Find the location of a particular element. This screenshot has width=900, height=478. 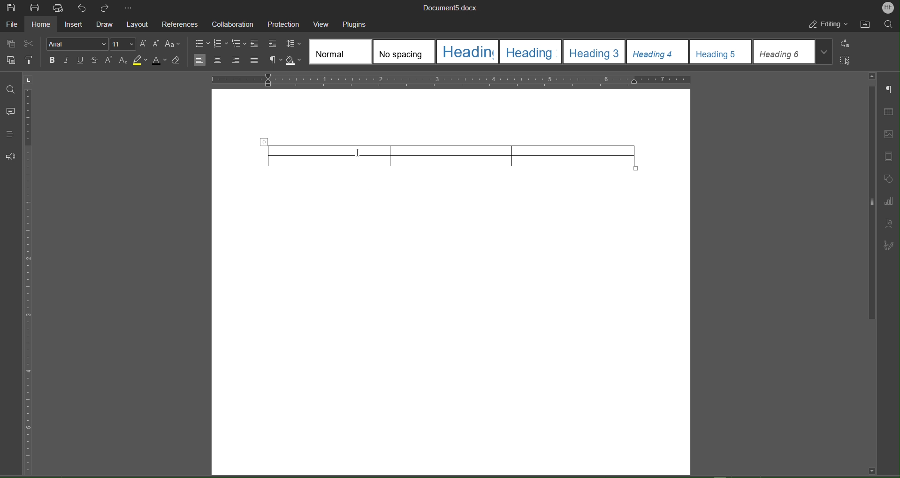

Horizontal Ruler is located at coordinates (450, 79).